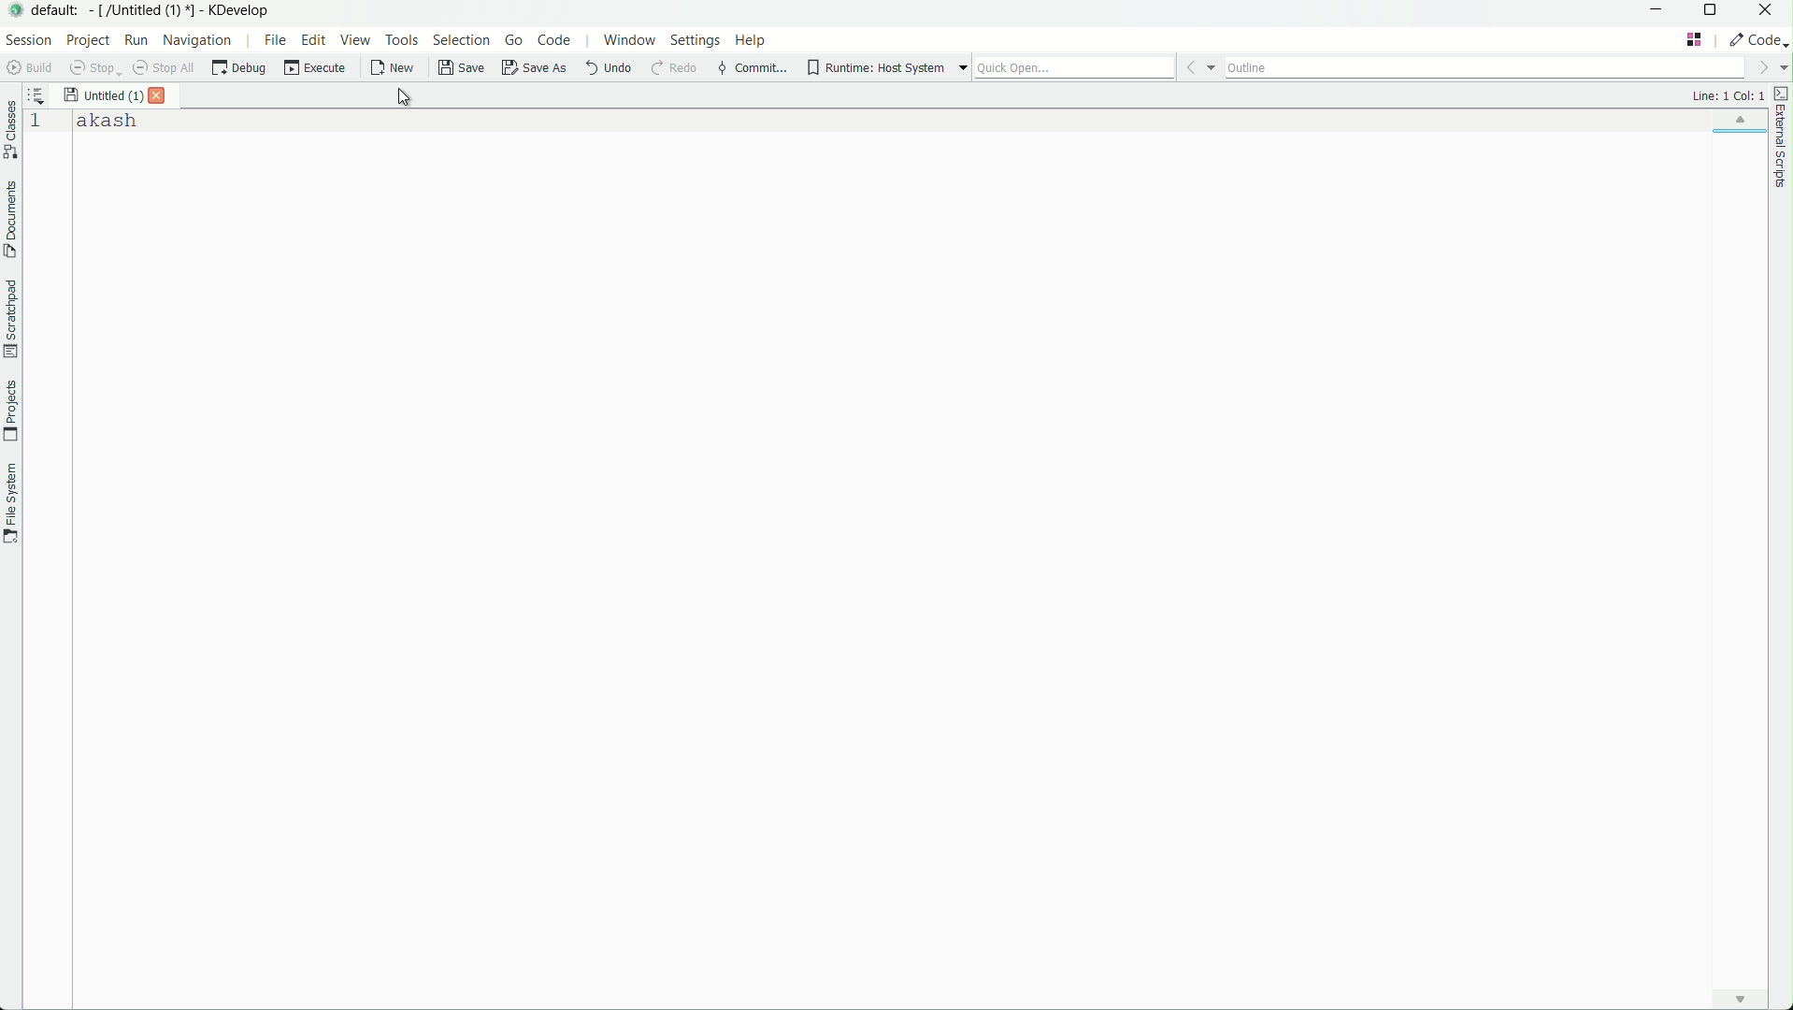 This screenshot has height=1010, width=1793. I want to click on more options, so click(961, 68).